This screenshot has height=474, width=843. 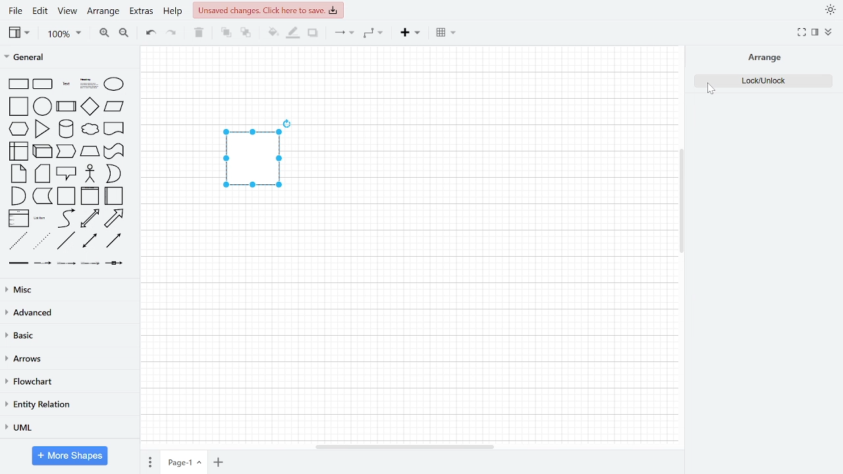 What do you see at coordinates (66, 151) in the screenshot?
I see `step` at bounding box center [66, 151].